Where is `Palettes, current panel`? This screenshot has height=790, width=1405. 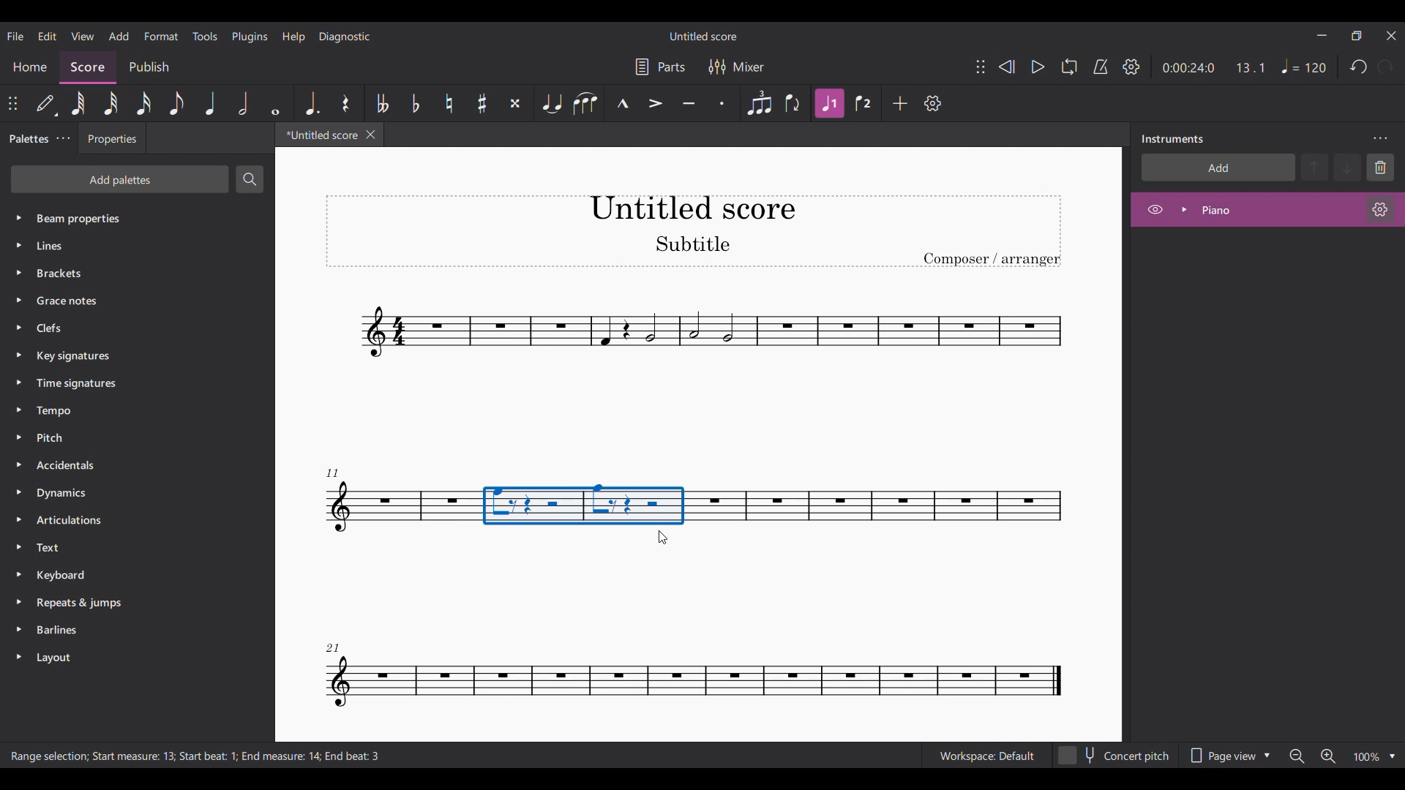
Palettes, current panel is located at coordinates (26, 140).